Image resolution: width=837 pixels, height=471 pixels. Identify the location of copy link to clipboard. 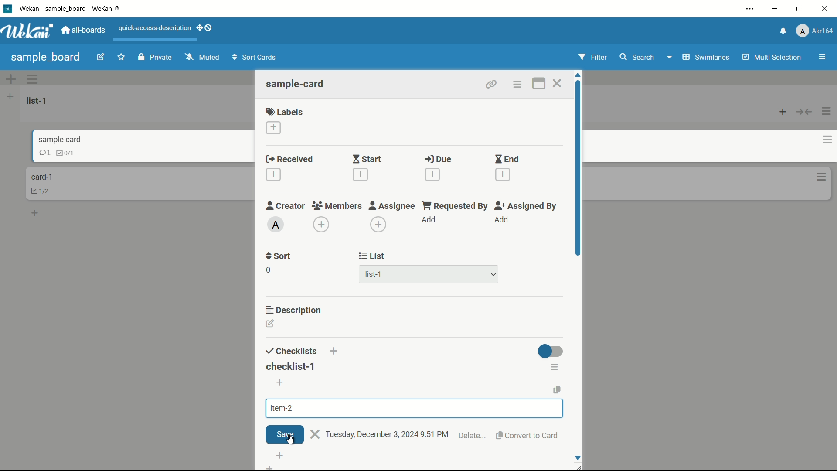
(491, 85).